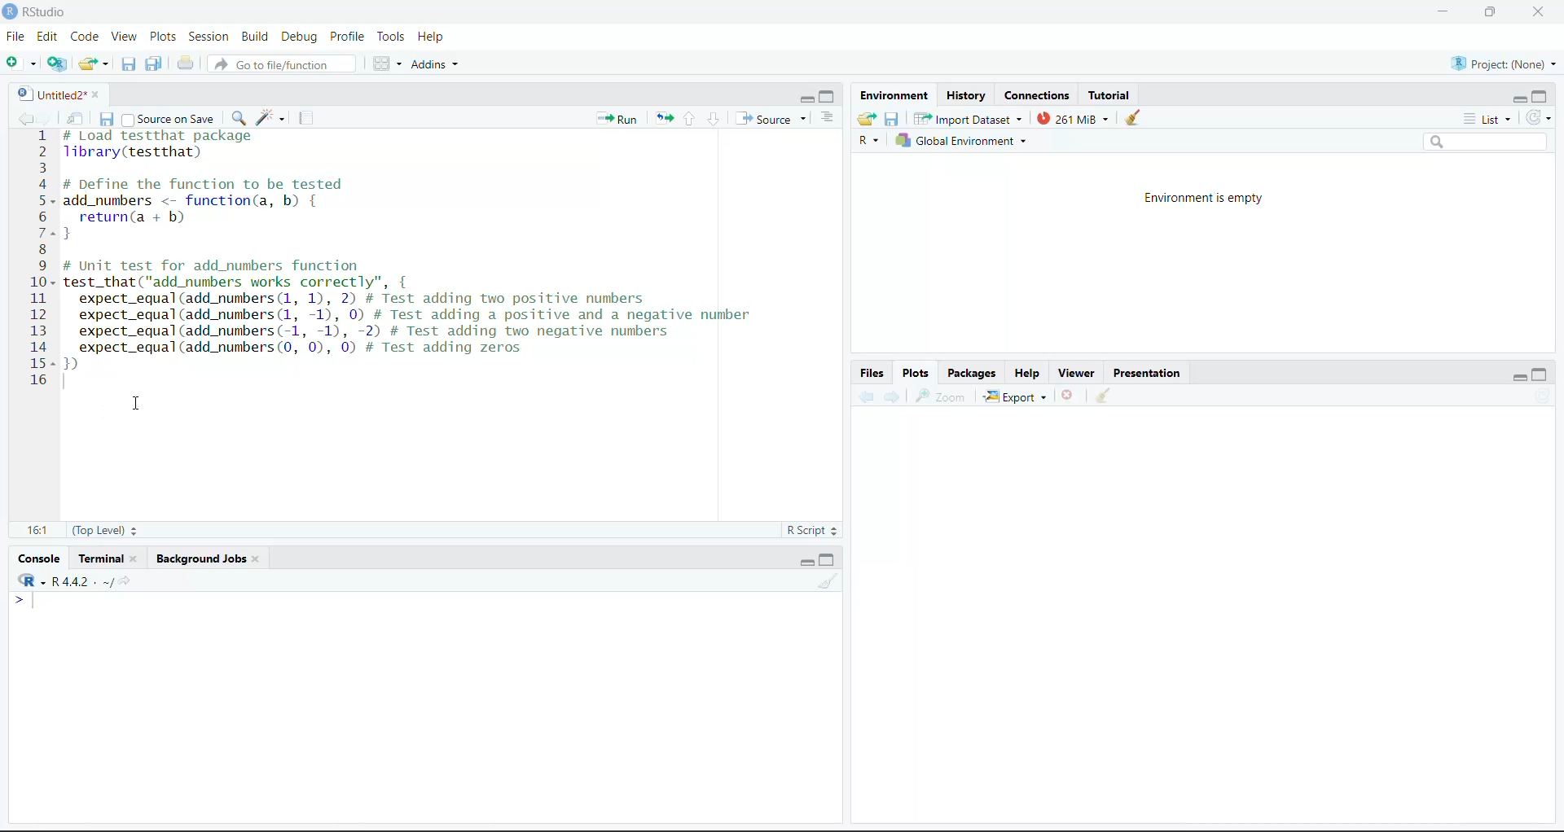 This screenshot has height=832, width=1564. Describe the element at coordinates (389, 36) in the screenshot. I see `Tools` at that location.